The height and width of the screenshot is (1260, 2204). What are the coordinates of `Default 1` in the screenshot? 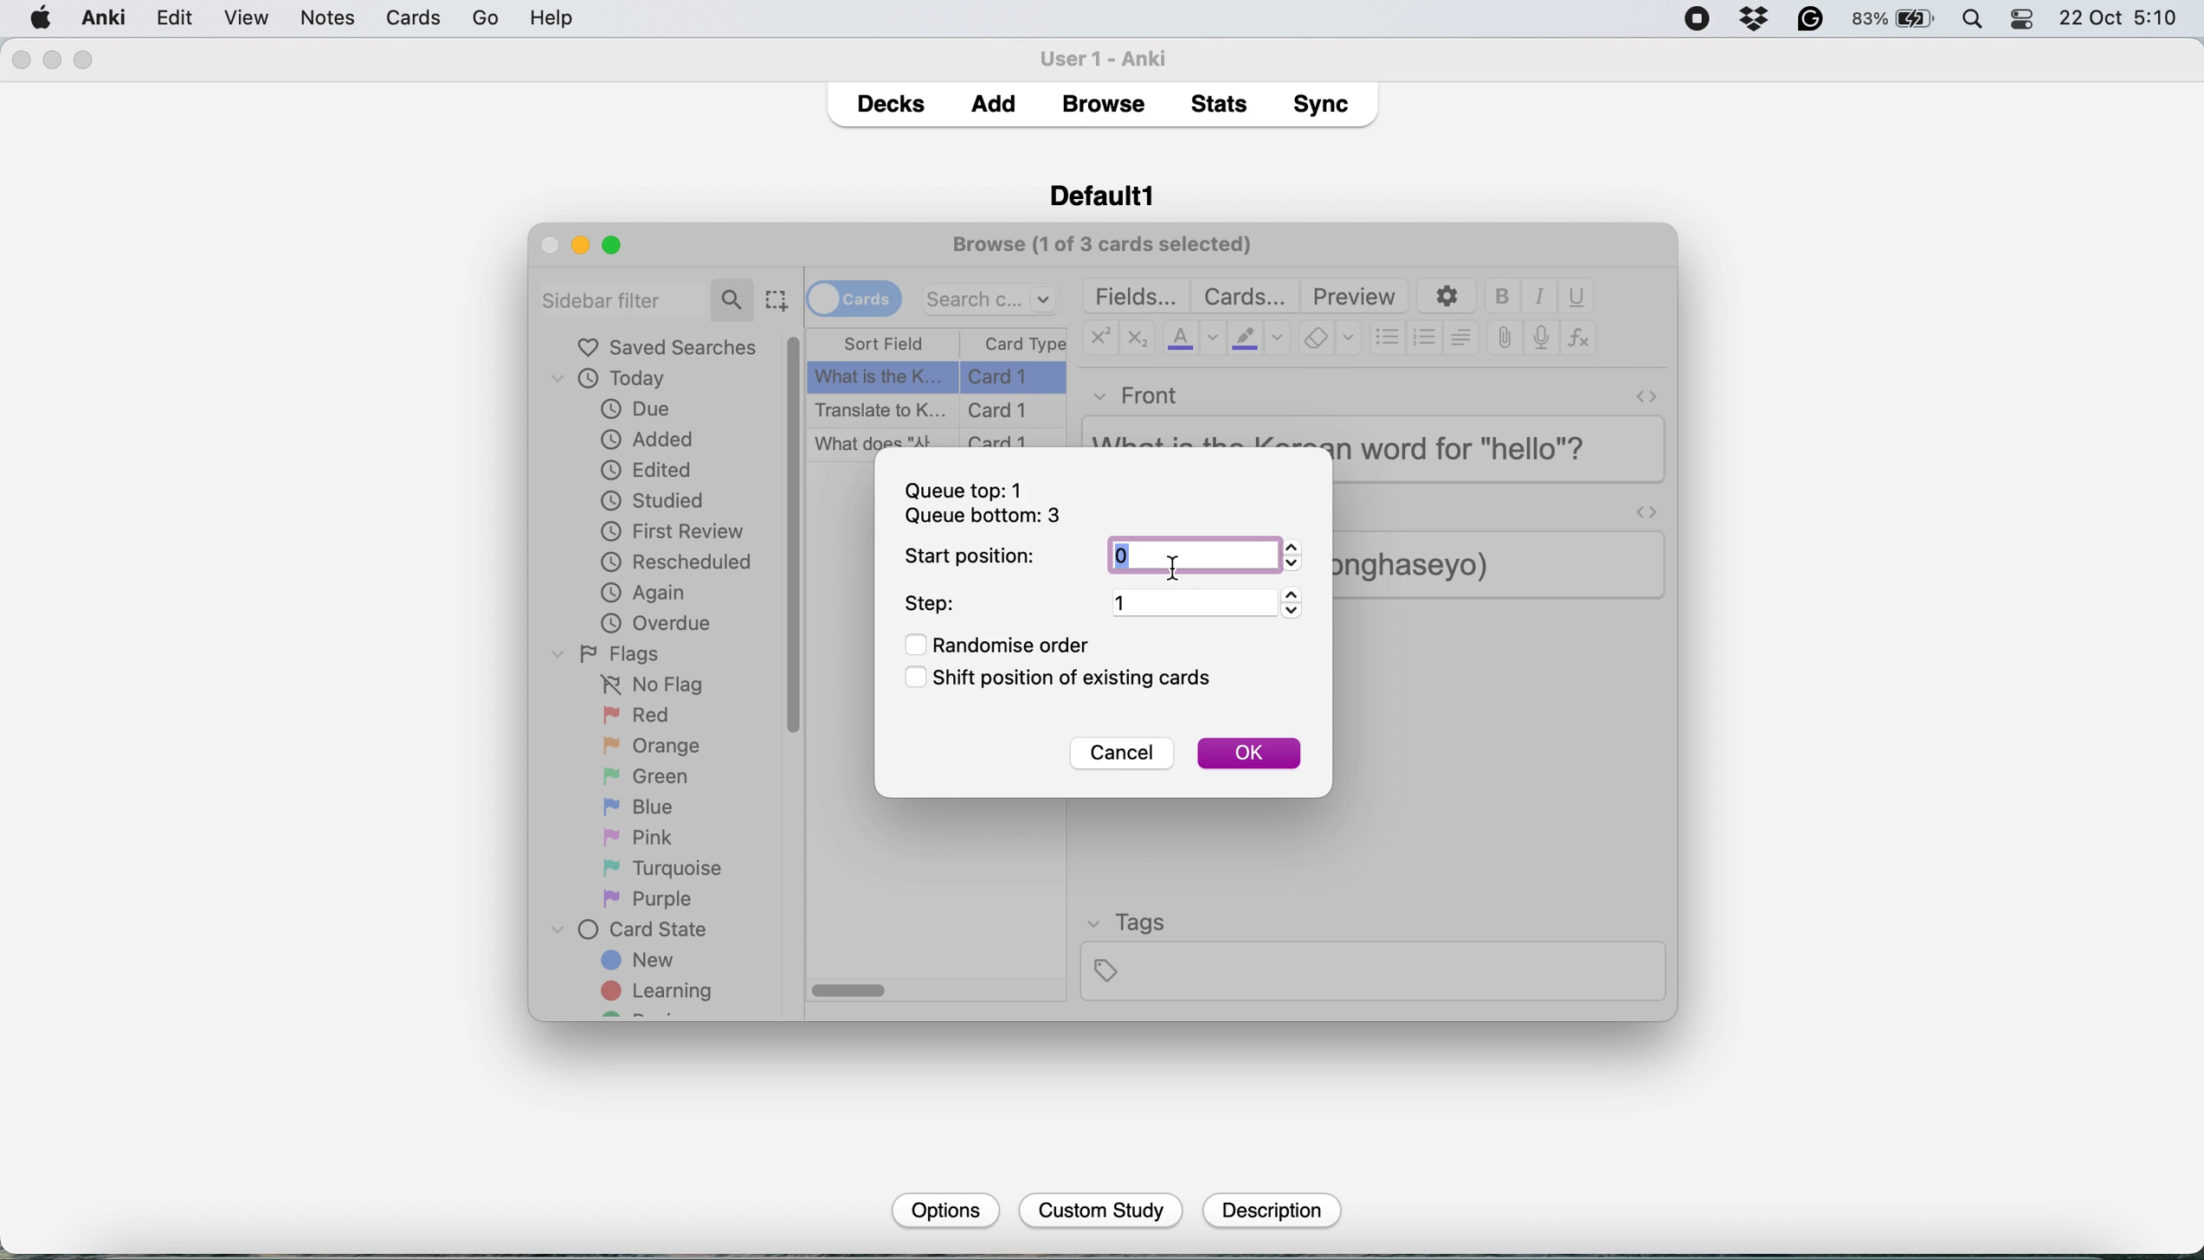 It's located at (1102, 193).